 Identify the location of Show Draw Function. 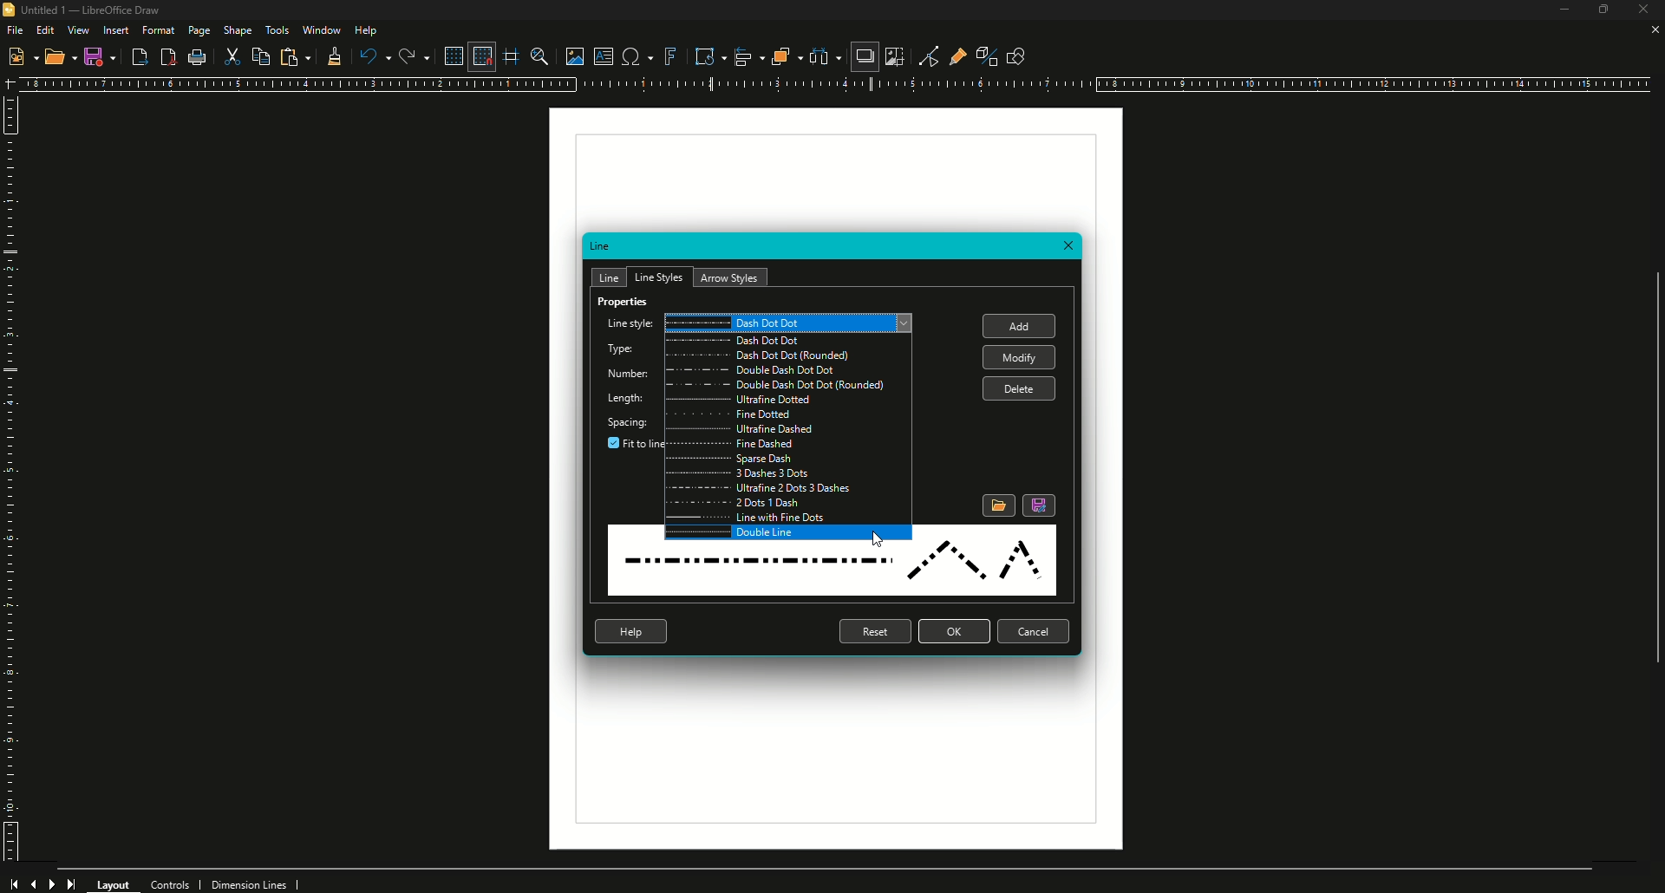
(1015, 55).